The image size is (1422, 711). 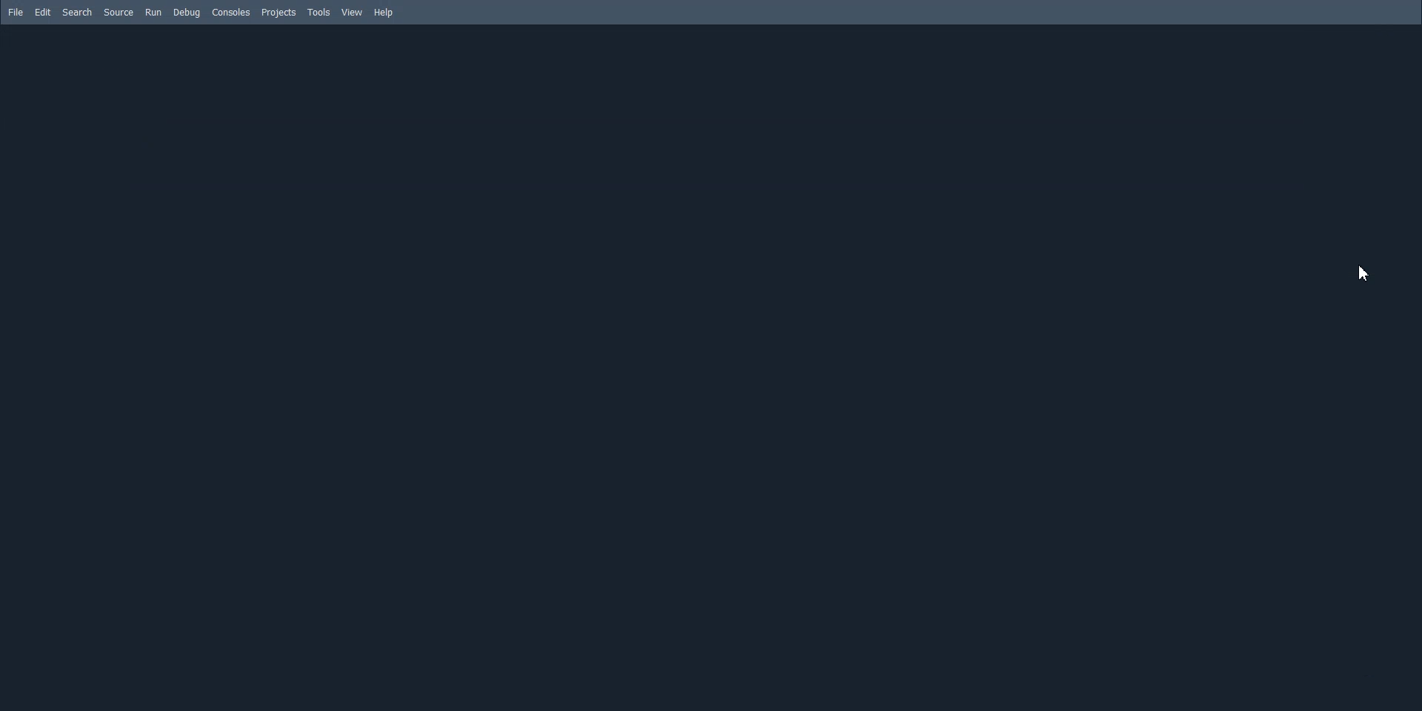 I want to click on Help, so click(x=384, y=13).